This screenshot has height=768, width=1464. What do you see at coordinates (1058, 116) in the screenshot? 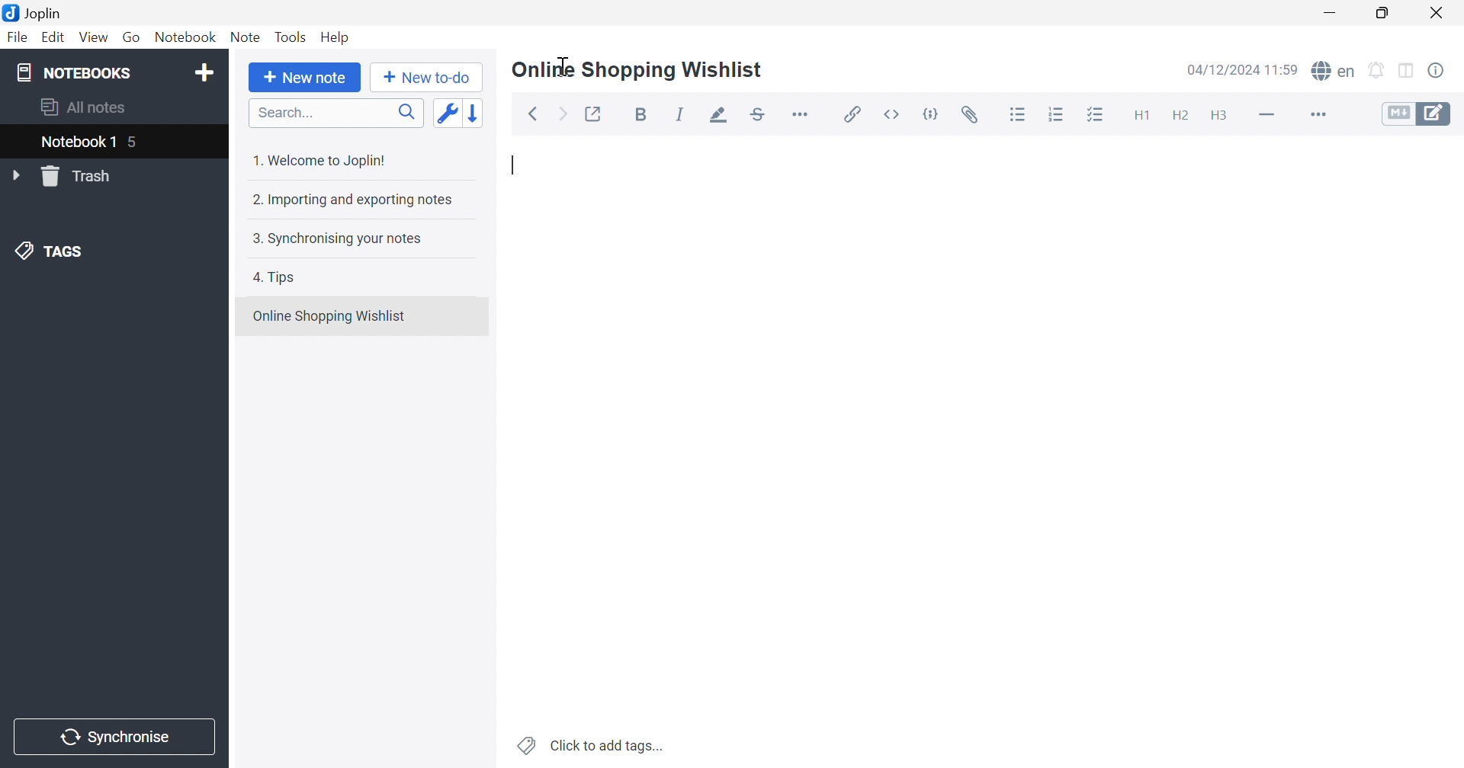
I see `Numbered list` at bounding box center [1058, 116].